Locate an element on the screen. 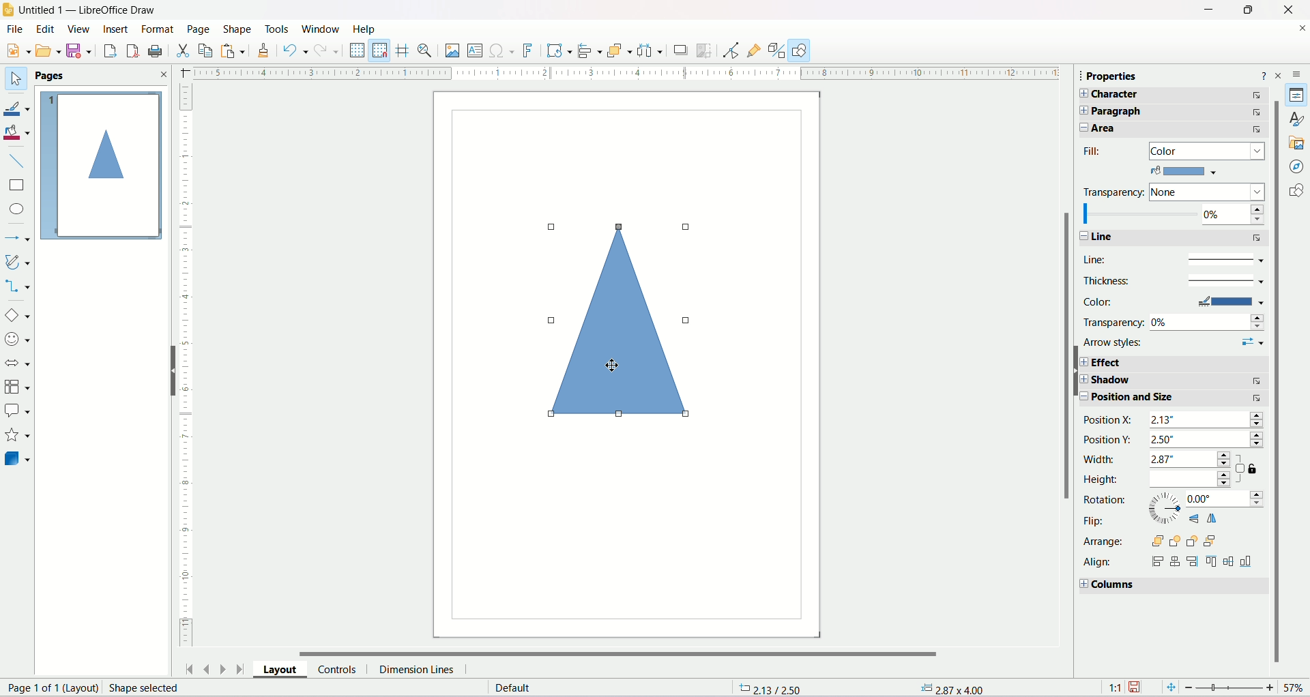 The image size is (1310, 697). Symbol Shapes is located at coordinates (19, 340).